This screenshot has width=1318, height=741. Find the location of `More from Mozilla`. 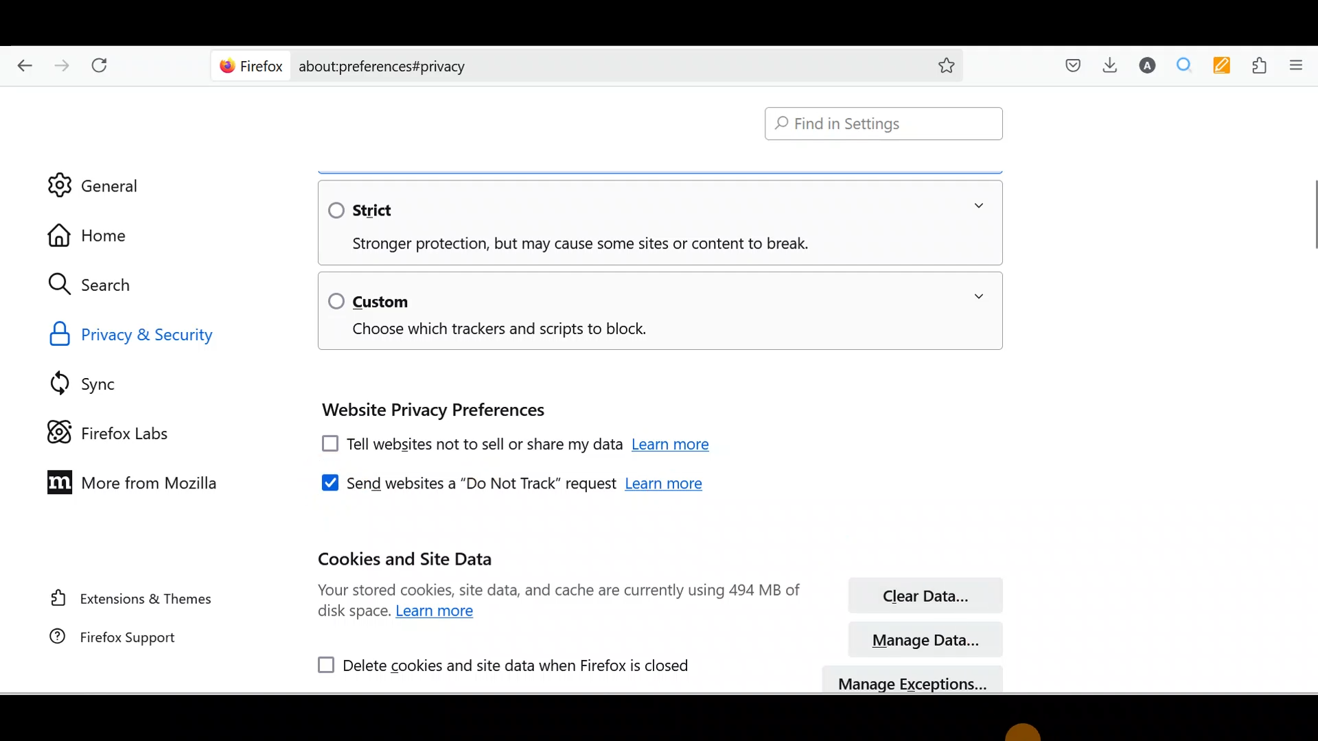

More from Mozilla is located at coordinates (137, 488).